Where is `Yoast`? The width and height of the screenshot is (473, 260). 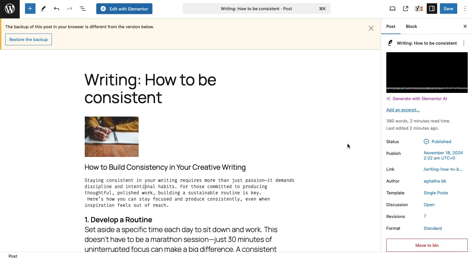 Yoast is located at coordinates (419, 8).